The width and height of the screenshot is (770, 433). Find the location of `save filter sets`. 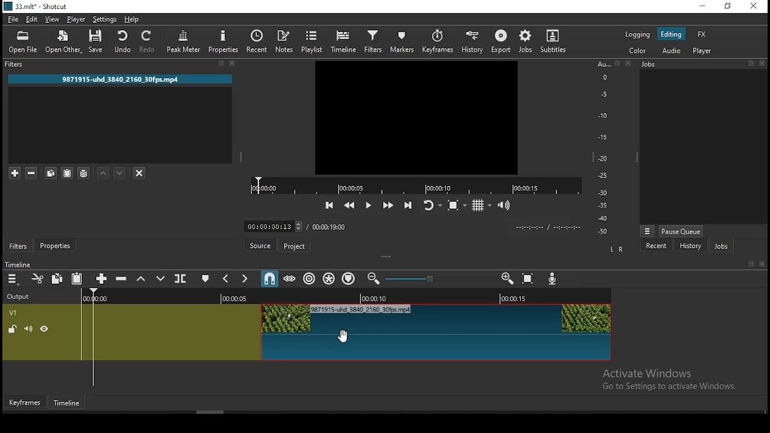

save filter sets is located at coordinates (85, 172).